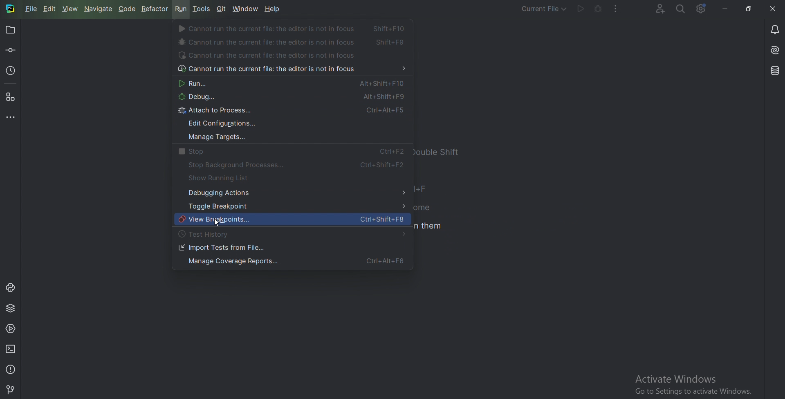 The height and width of the screenshot is (399, 785). I want to click on Help, so click(273, 10).